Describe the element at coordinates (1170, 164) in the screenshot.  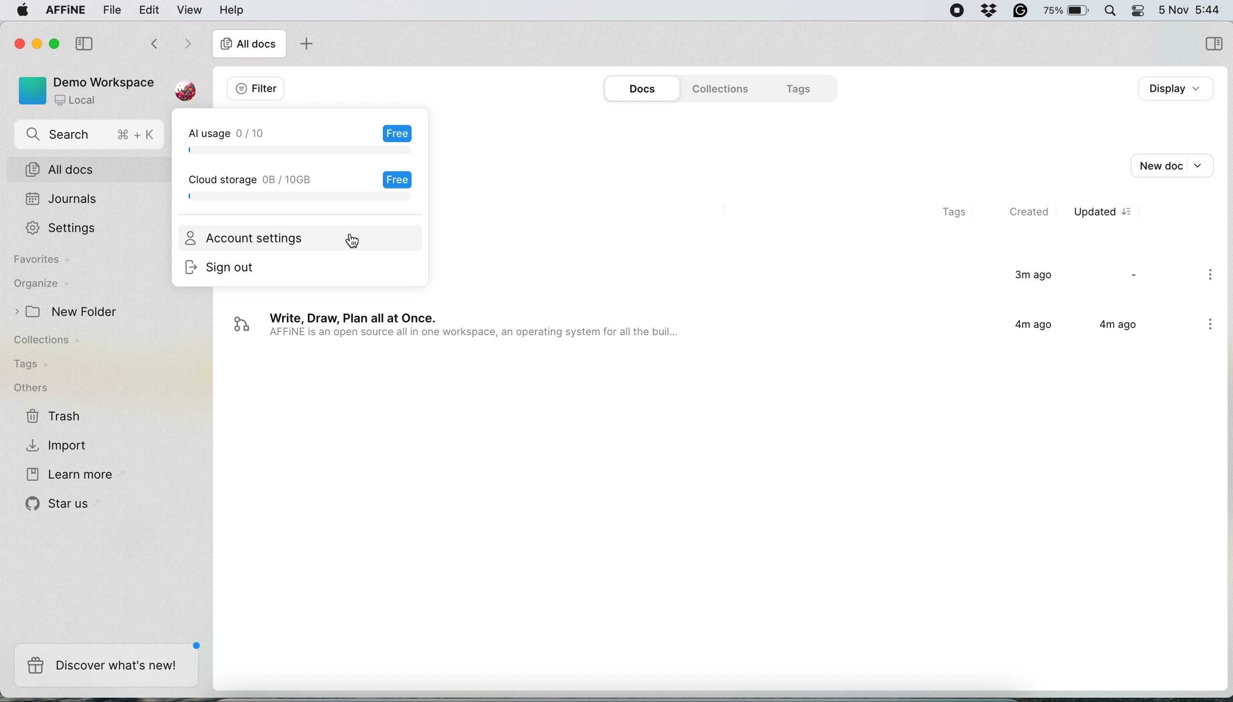
I see `new doc` at that location.